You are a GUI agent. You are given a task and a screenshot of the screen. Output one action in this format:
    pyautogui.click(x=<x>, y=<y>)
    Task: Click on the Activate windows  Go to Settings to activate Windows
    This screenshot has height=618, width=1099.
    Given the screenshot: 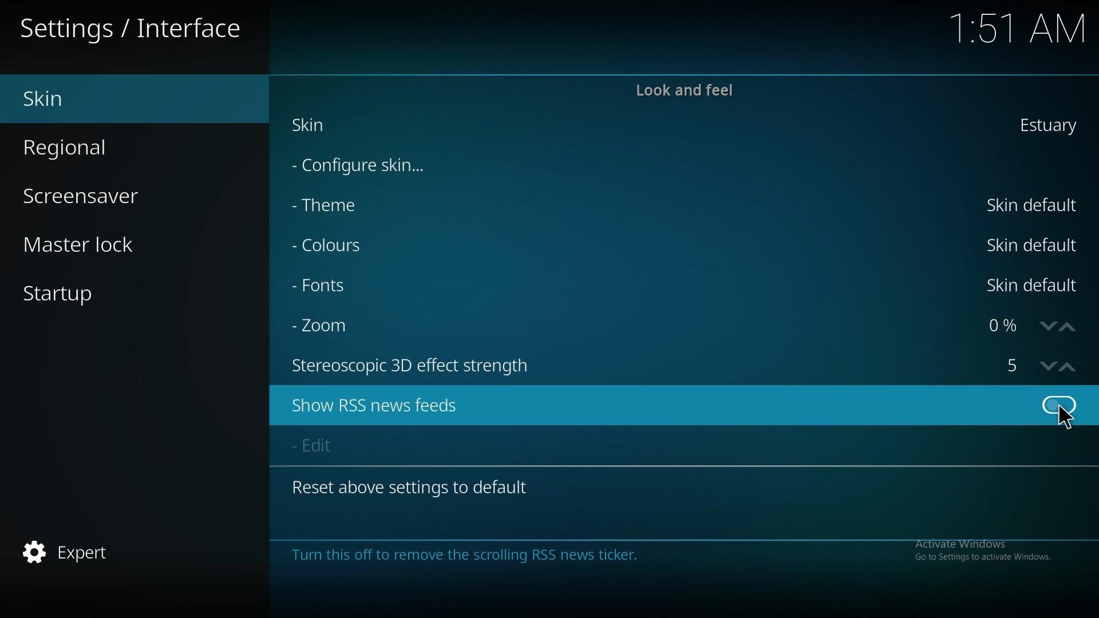 What is the action you would take?
    pyautogui.click(x=979, y=548)
    